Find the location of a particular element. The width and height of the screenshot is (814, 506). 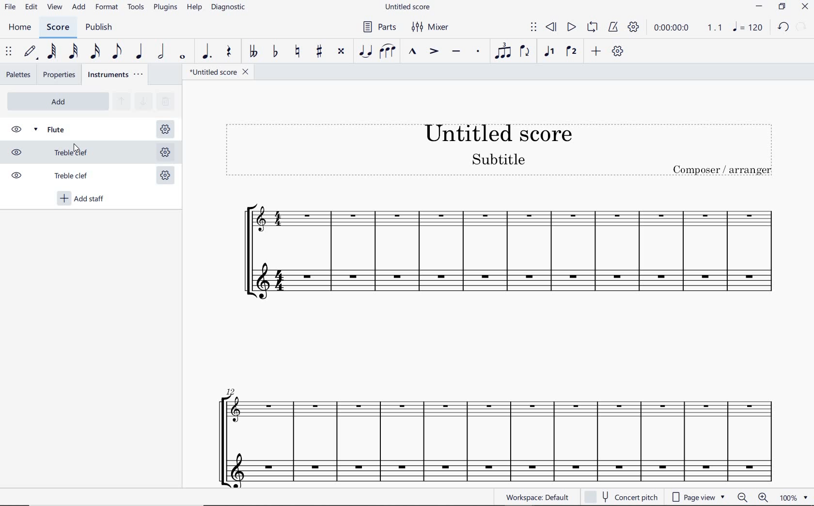

REMOVE SELECTED INSTRUMENTS is located at coordinates (164, 100).